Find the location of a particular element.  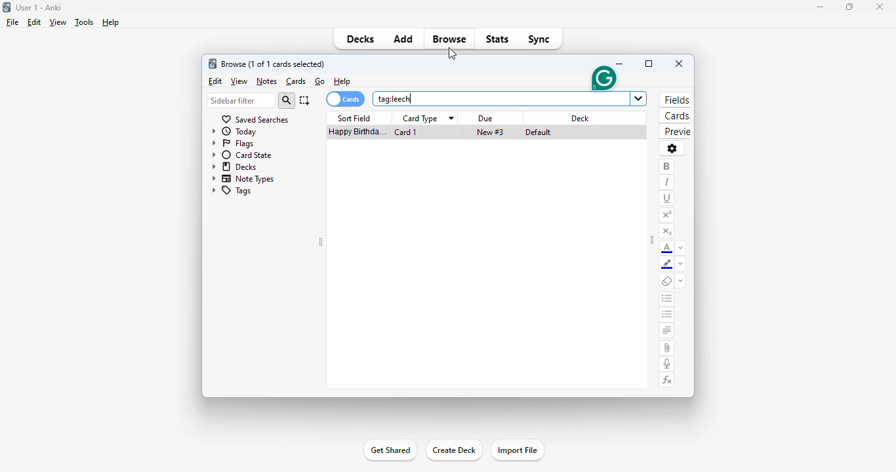

maximize is located at coordinates (649, 64).